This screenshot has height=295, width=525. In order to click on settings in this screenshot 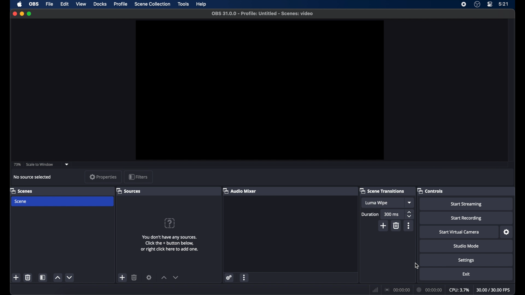, I will do `click(229, 278)`.